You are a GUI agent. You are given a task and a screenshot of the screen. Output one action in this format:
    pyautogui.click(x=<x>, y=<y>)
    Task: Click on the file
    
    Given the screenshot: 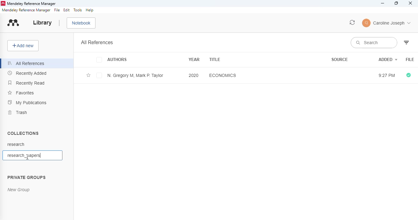 What is the action you would take?
    pyautogui.click(x=410, y=60)
    